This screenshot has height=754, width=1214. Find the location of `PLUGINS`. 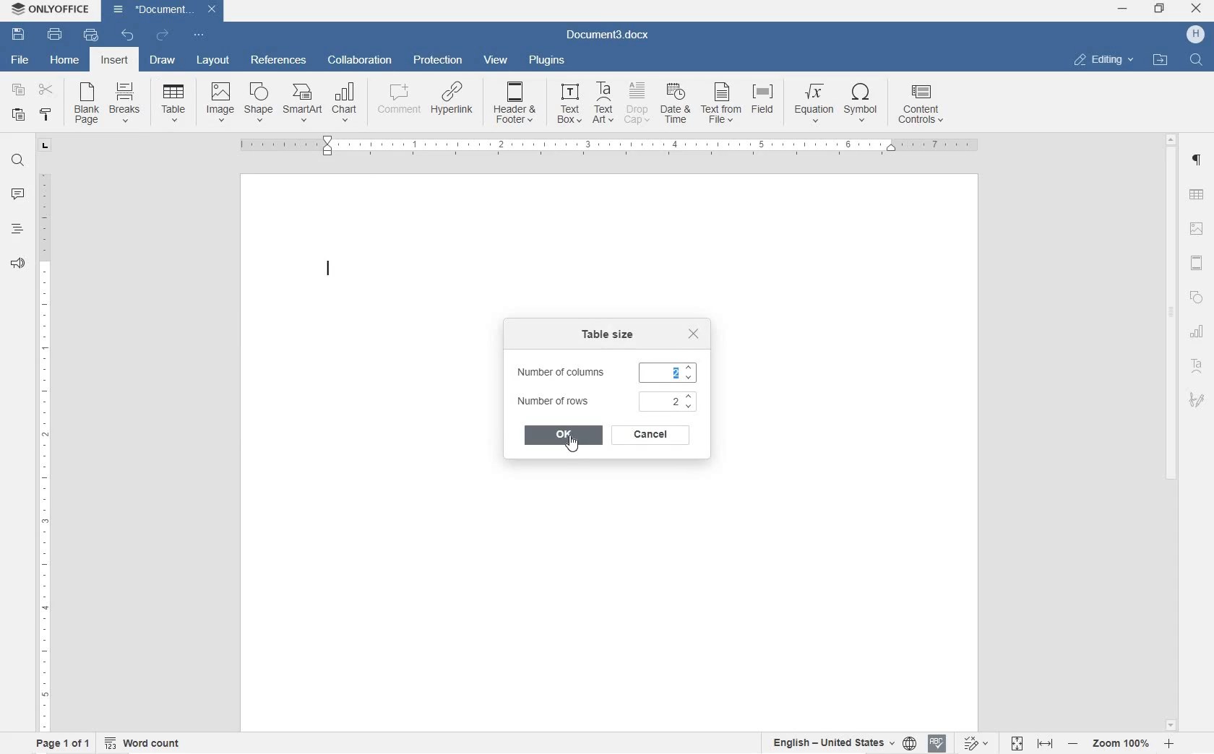

PLUGINS is located at coordinates (545, 60).